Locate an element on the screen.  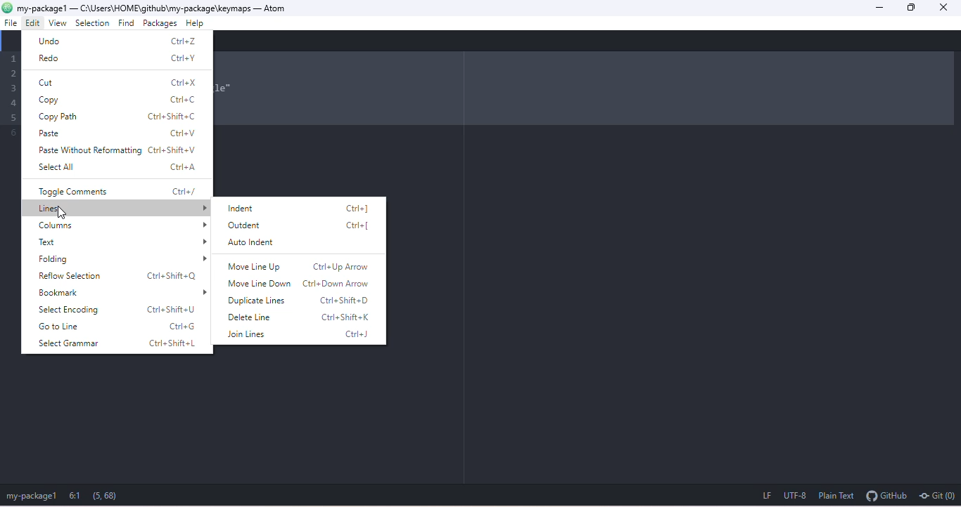
move line down is located at coordinates (303, 283).